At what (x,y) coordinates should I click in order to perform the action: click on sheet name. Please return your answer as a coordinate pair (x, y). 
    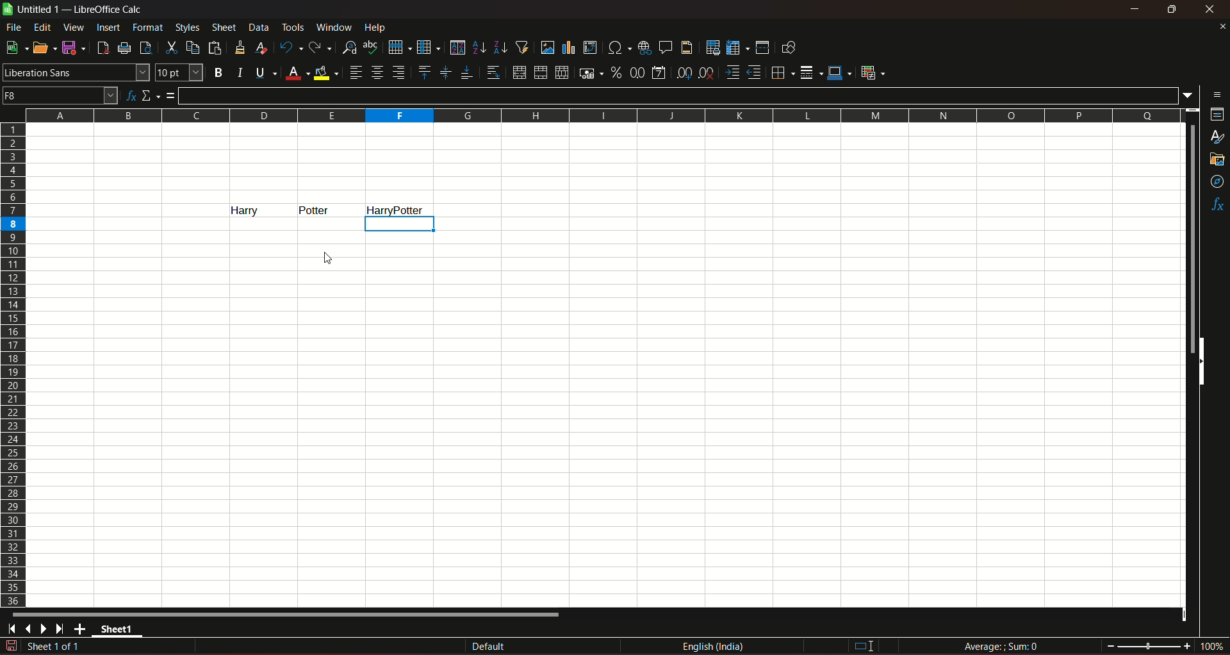
    Looking at the image, I should click on (36, 10).